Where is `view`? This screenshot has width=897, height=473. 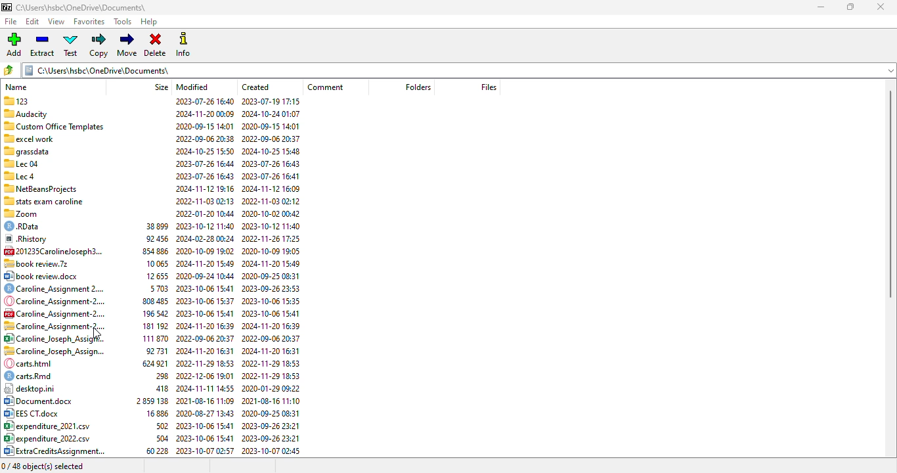
view is located at coordinates (56, 22).